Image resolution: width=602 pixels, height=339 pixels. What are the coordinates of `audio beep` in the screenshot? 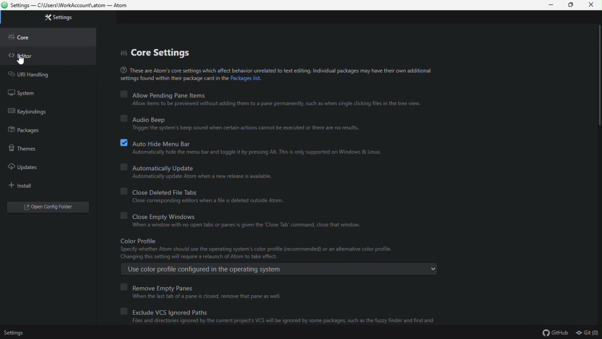 It's located at (276, 118).